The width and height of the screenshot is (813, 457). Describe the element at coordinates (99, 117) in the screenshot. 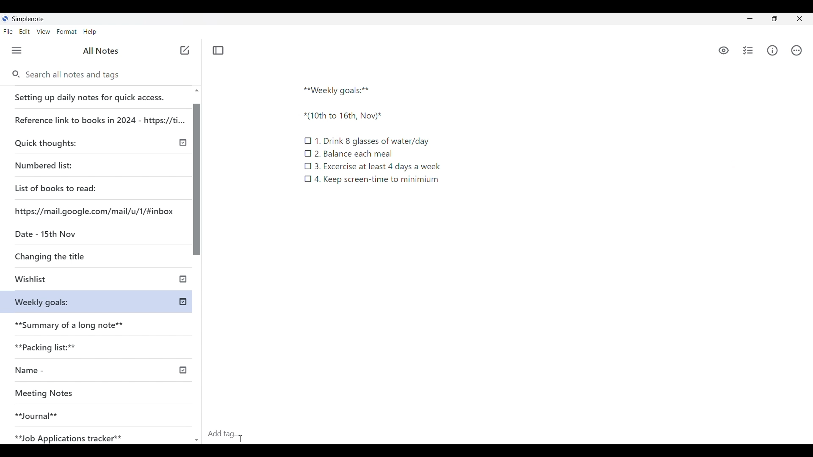

I see `Reference link` at that location.